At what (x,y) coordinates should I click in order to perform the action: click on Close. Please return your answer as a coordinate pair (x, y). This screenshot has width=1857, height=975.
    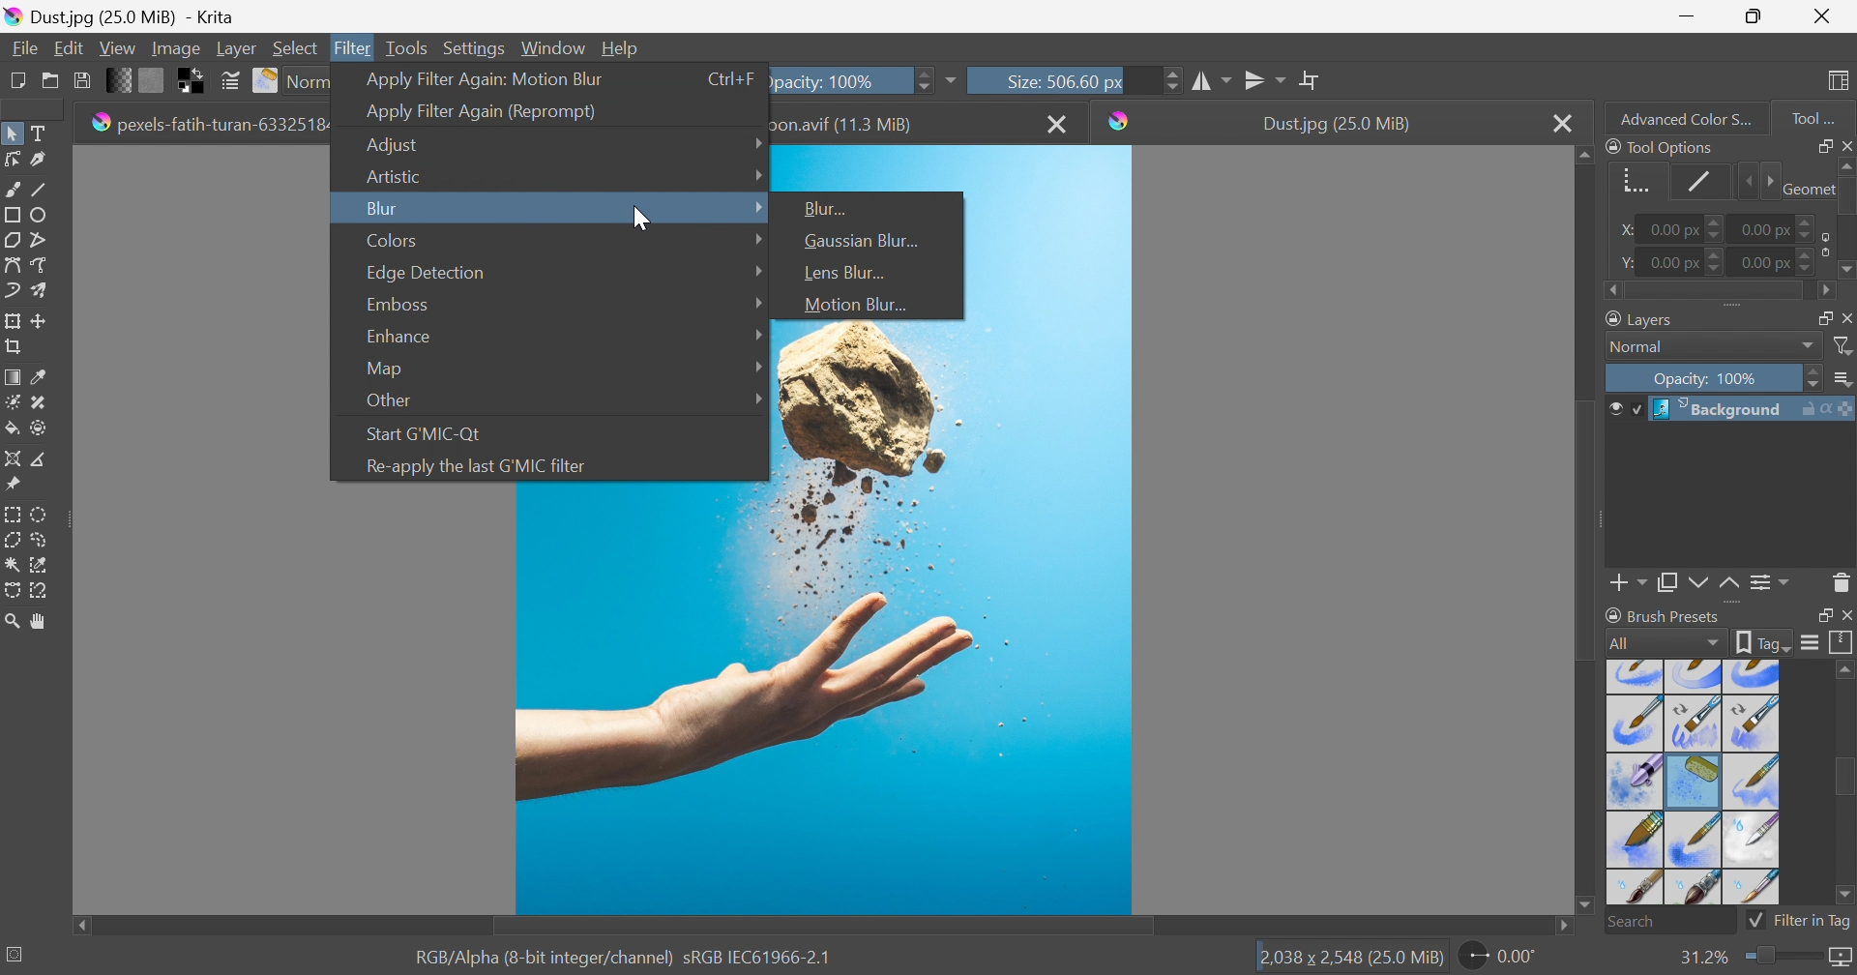
    Looking at the image, I should click on (1562, 123).